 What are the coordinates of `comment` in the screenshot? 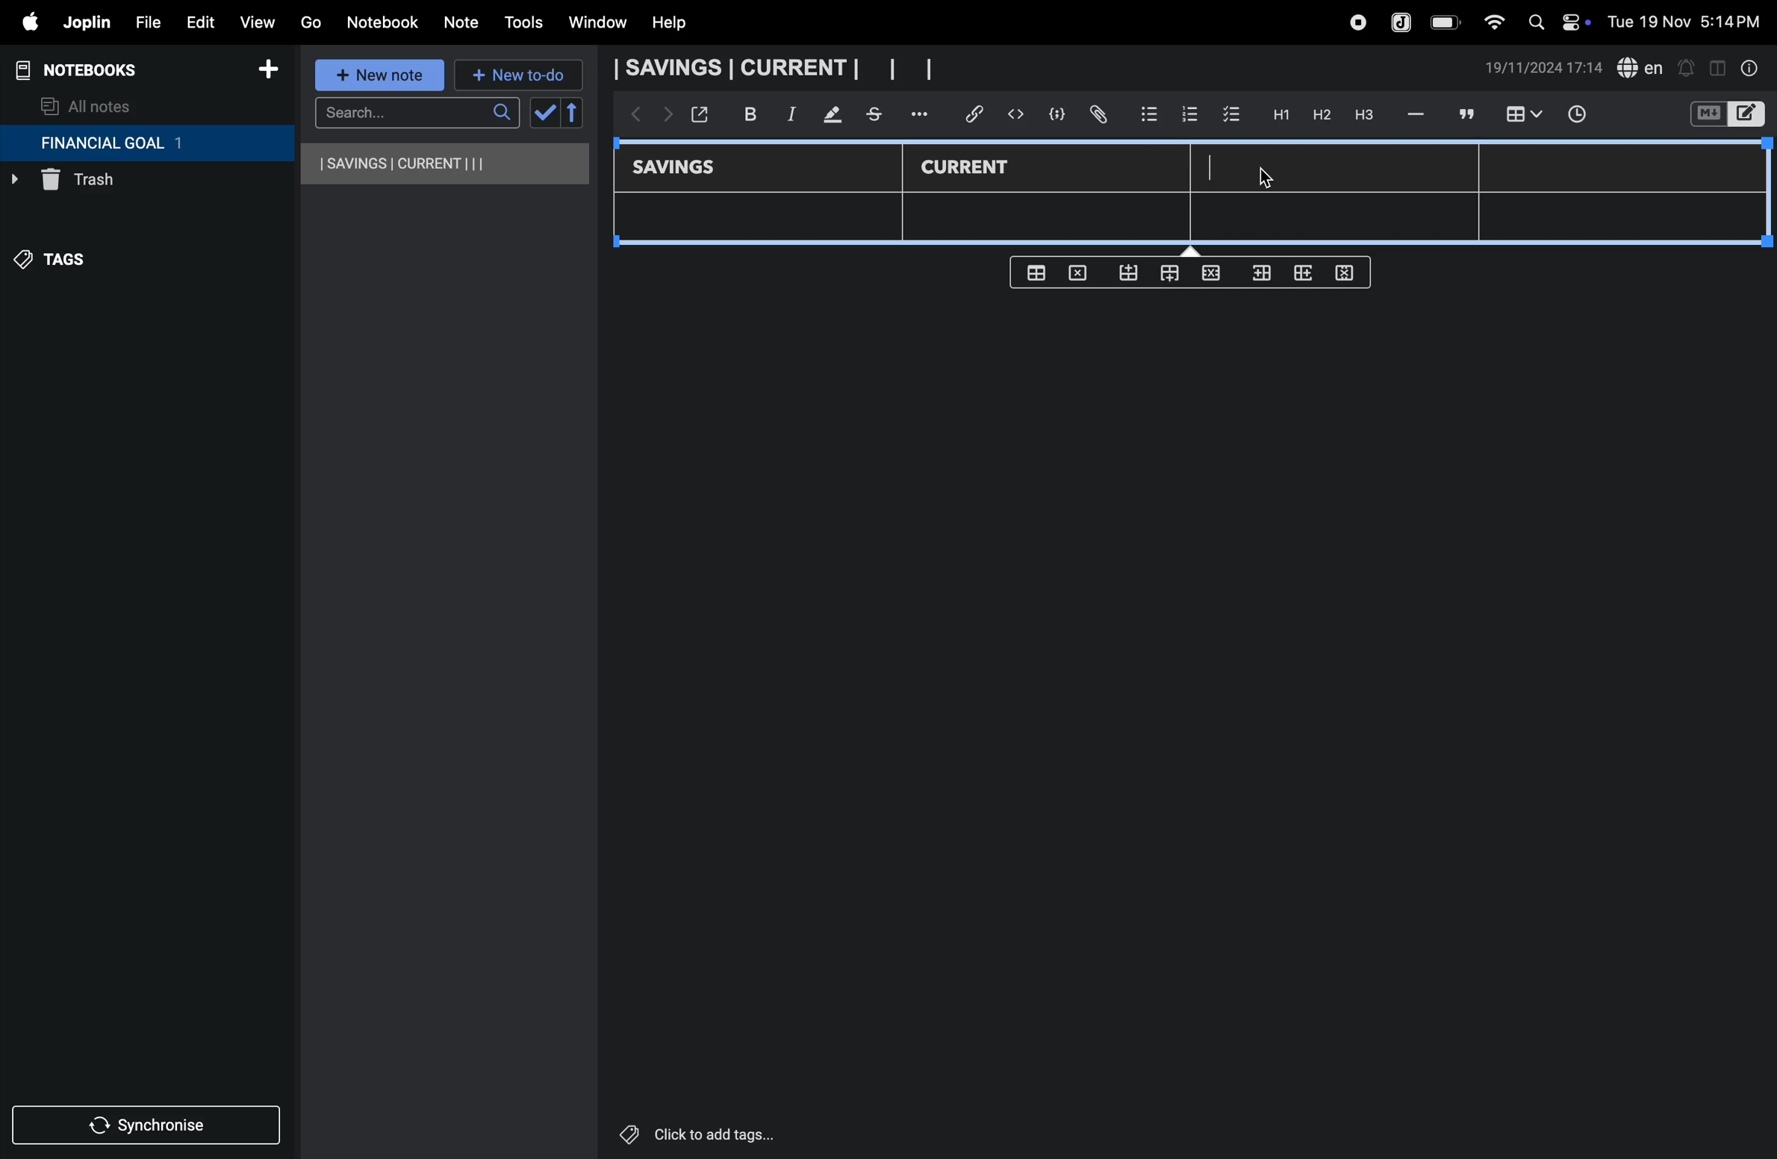 It's located at (1464, 114).